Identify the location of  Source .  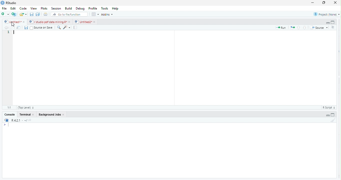
(319, 28).